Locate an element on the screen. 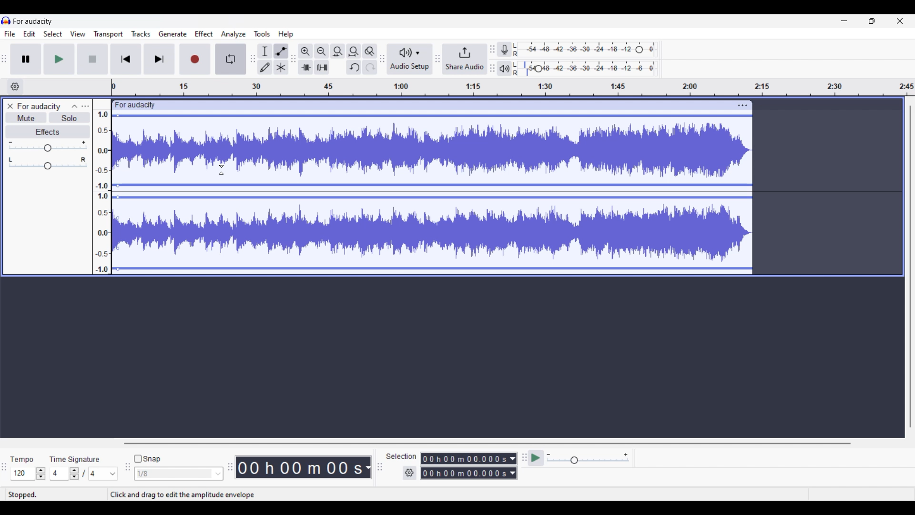 This screenshot has height=515, width=915. Settings is located at coordinates (410, 473).